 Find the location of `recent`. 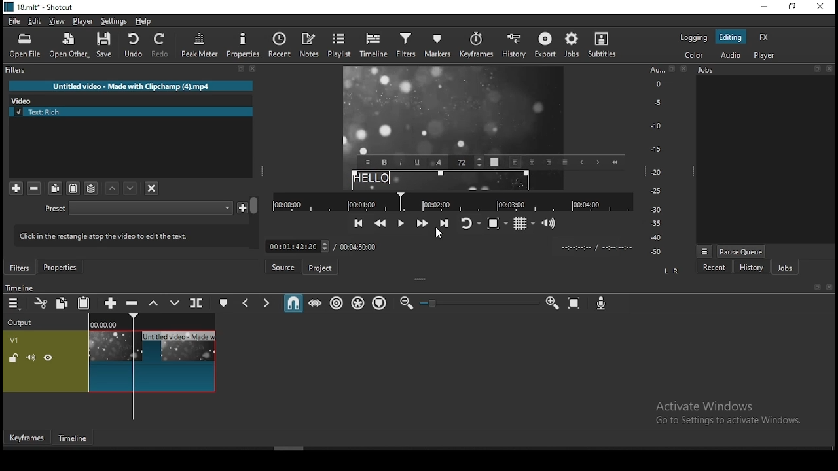

recent is located at coordinates (715, 267).